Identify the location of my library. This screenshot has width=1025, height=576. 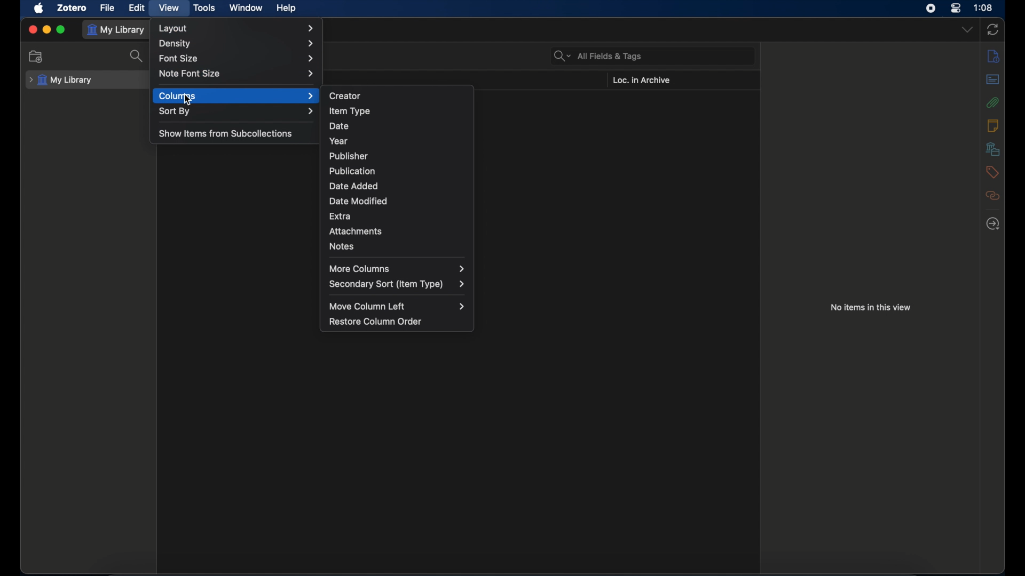
(61, 81).